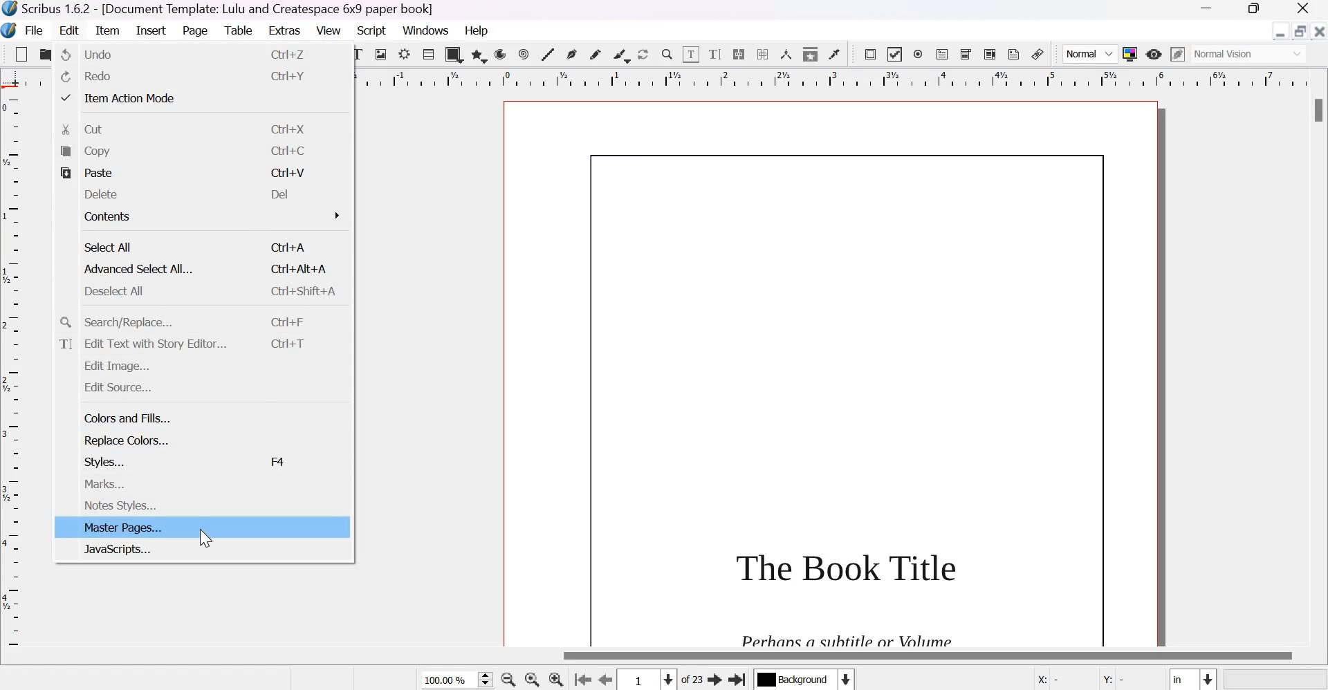 This screenshot has width=1328, height=690. What do you see at coordinates (238, 30) in the screenshot?
I see `Table` at bounding box center [238, 30].